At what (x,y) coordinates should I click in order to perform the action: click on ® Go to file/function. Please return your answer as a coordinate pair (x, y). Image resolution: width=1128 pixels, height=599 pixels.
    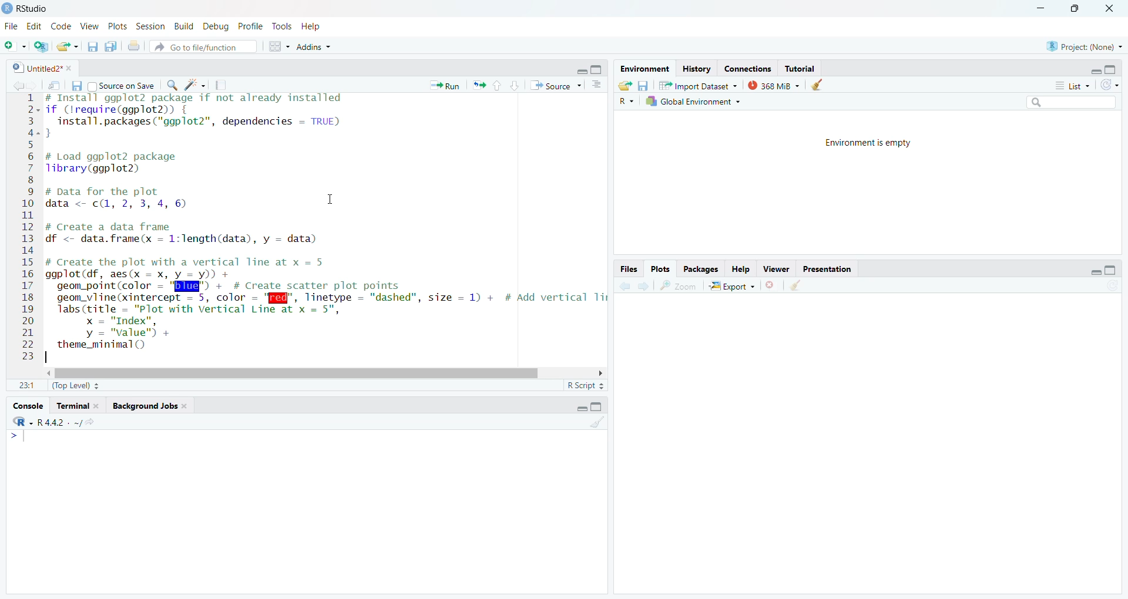
    Looking at the image, I should click on (195, 48).